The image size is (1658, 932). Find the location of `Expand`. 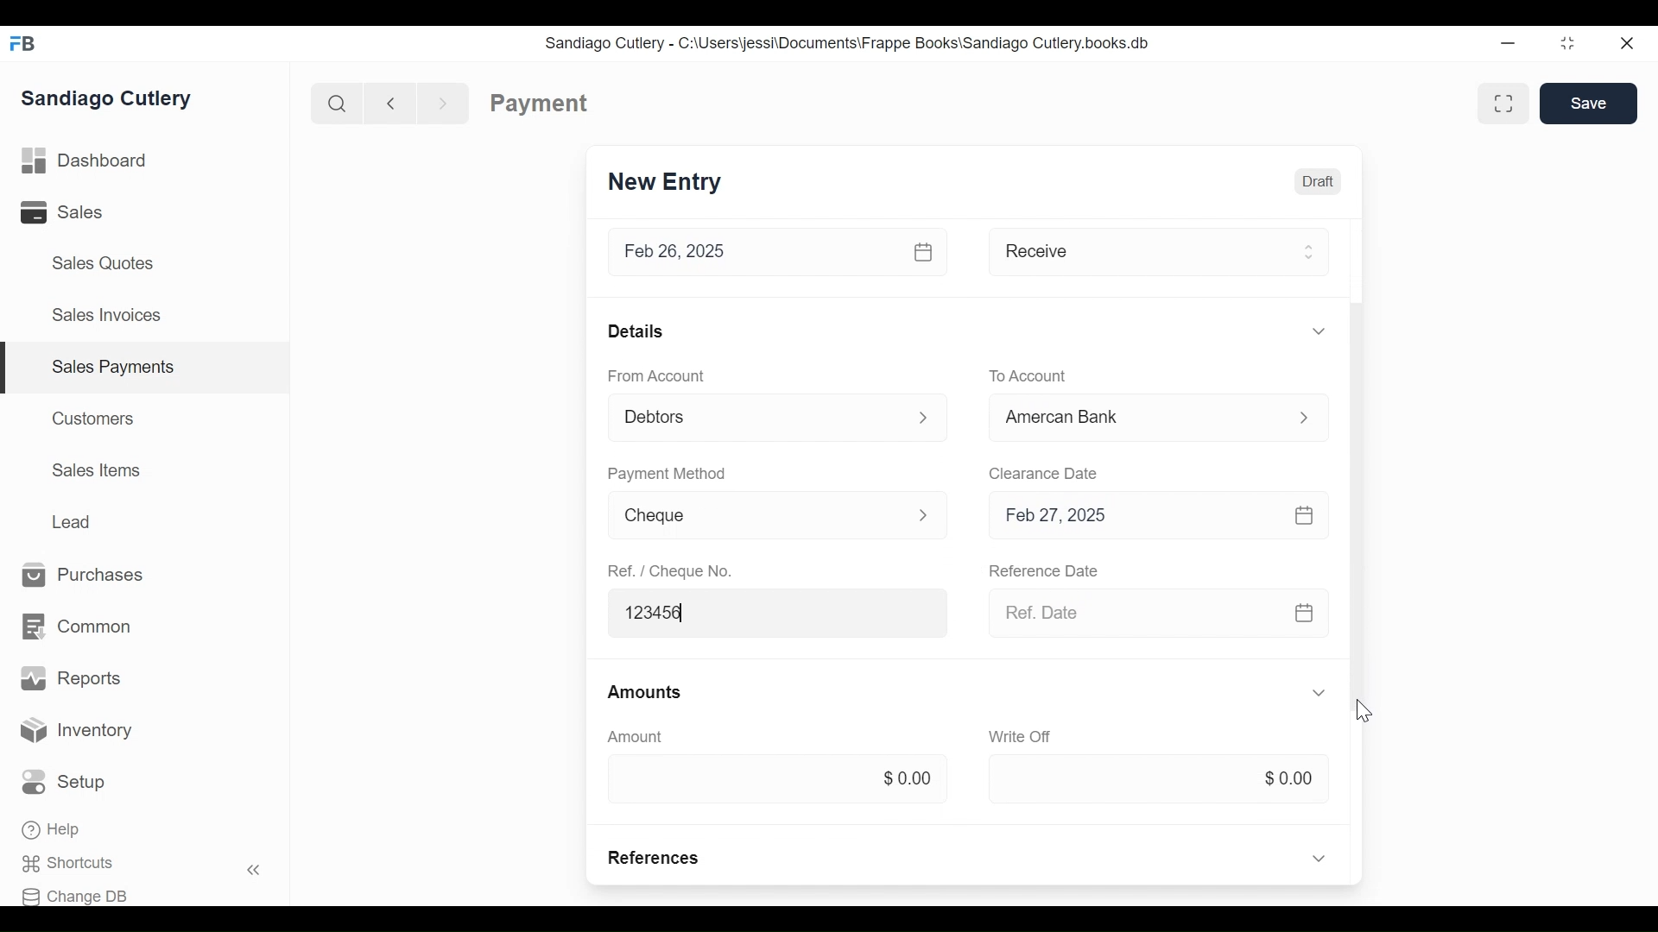

Expand is located at coordinates (925, 419).